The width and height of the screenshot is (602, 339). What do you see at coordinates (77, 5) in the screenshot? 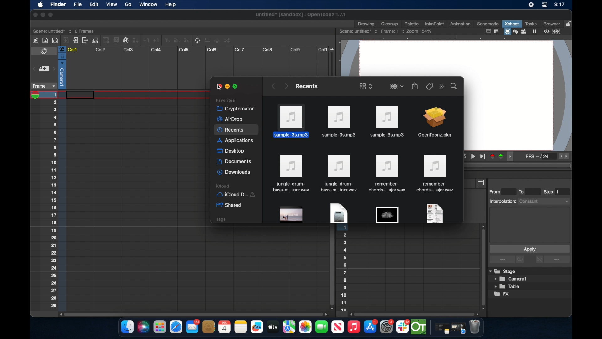
I see `file` at bounding box center [77, 5].